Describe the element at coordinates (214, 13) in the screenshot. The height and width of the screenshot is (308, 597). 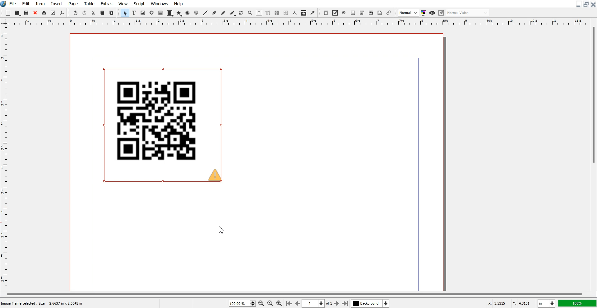
I see `Bezier Curve` at that location.